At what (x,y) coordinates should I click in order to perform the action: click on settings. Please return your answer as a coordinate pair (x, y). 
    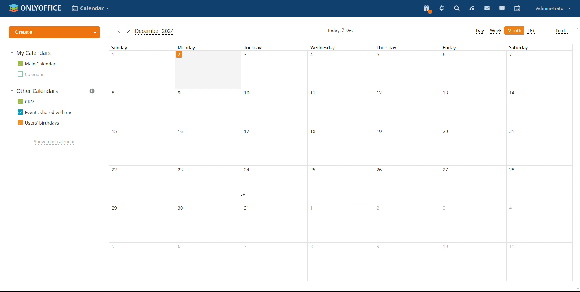
    Looking at the image, I should click on (443, 9).